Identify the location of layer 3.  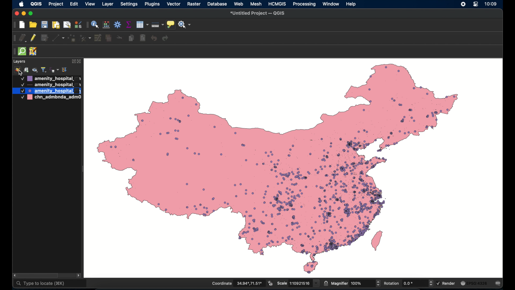
(46, 91).